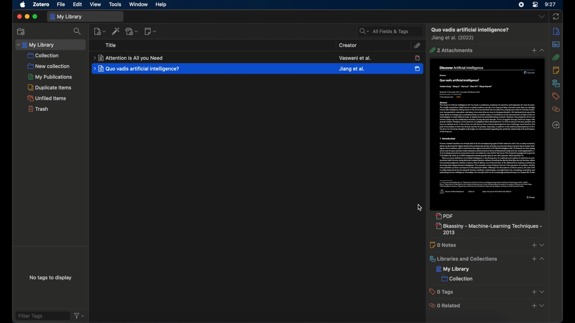  I want to click on control center, so click(535, 5).